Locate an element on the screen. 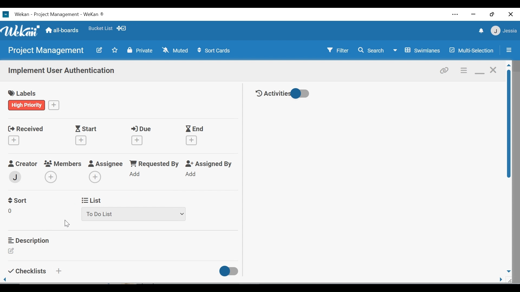 The height and width of the screenshot is (292, 520). move right is located at coordinates (501, 280).